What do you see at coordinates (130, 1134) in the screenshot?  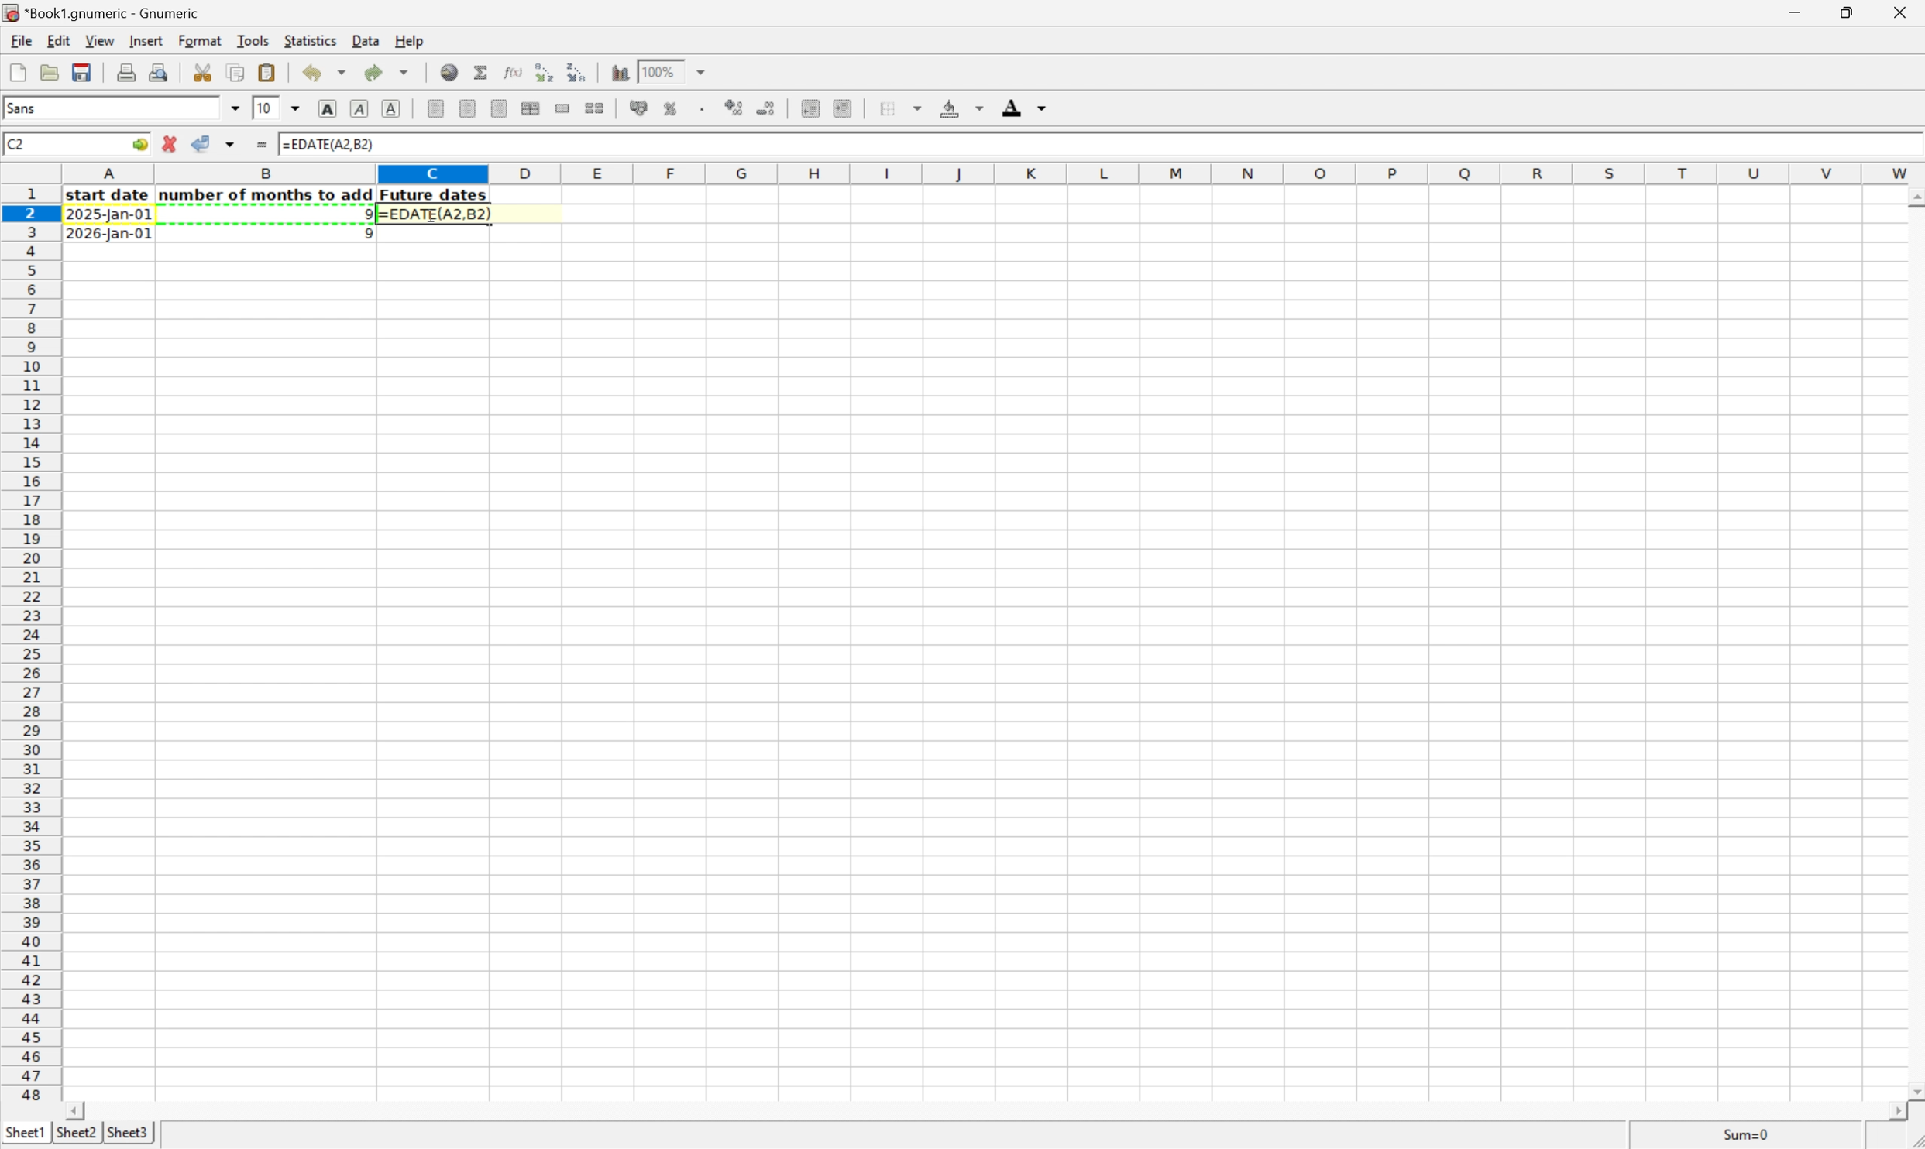 I see `Sheet3` at bounding box center [130, 1134].